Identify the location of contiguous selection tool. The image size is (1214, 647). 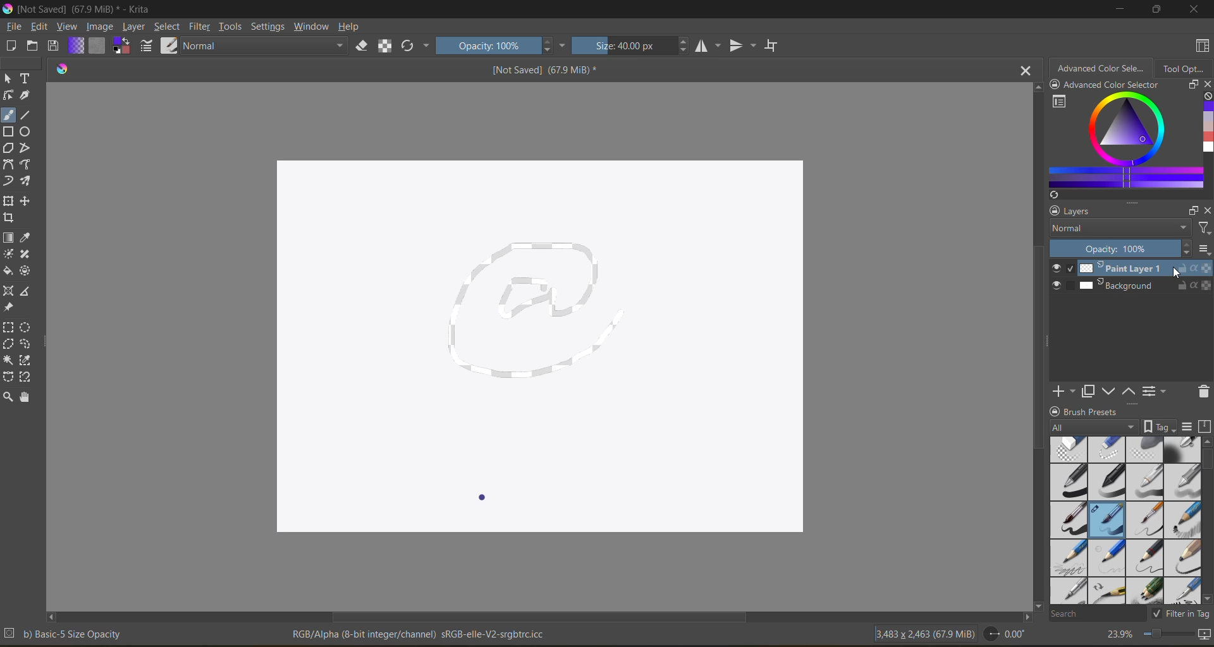
(8, 360).